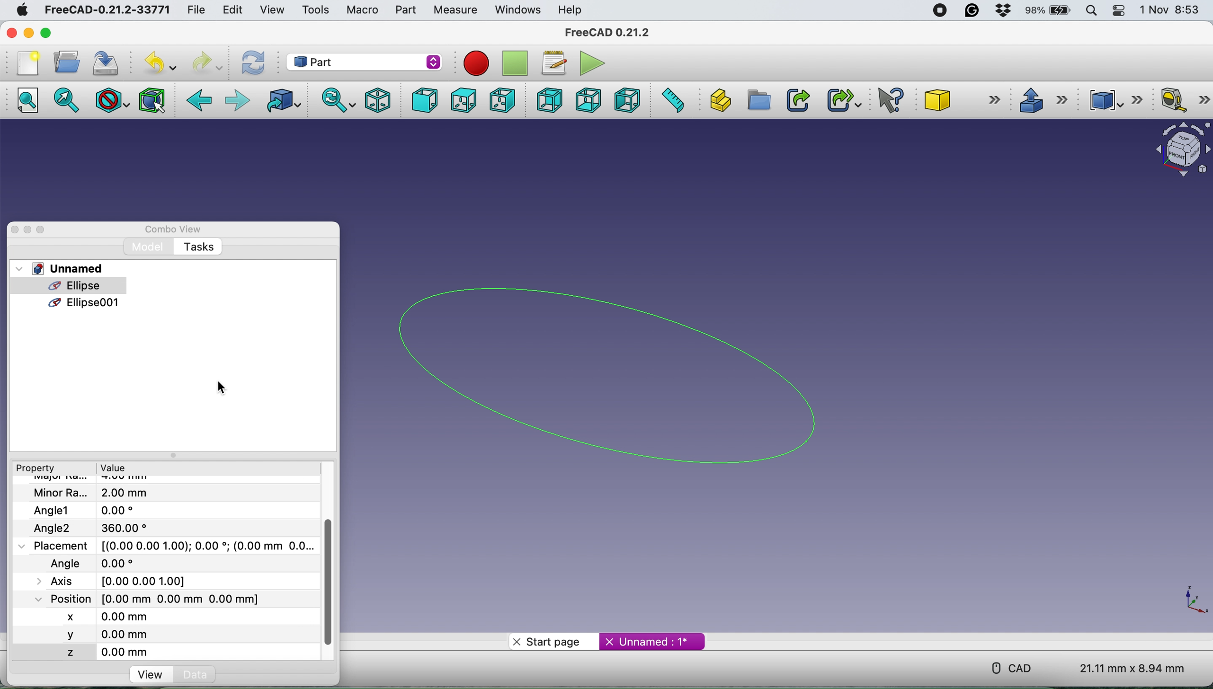 This screenshot has width=1213, height=689. What do you see at coordinates (973, 10) in the screenshot?
I see `grammarly` at bounding box center [973, 10].